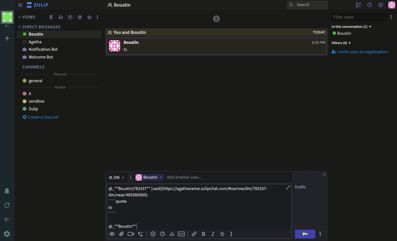 This screenshot has height=241, width=397. Describe the element at coordinates (131, 234) in the screenshot. I see `Video` at that location.